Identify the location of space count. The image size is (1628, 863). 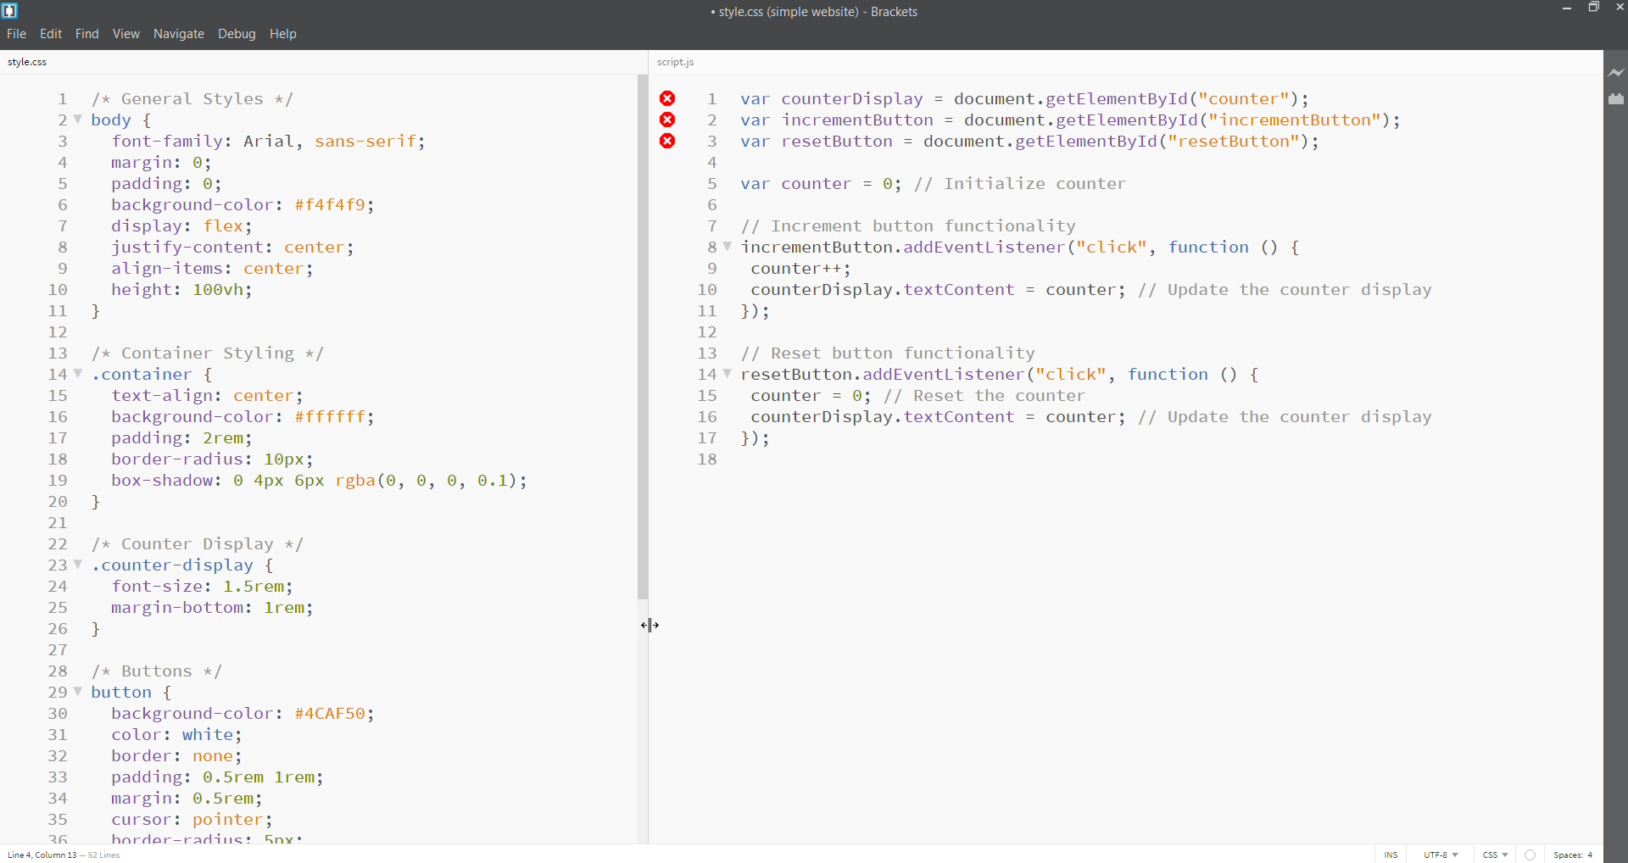
(1576, 855).